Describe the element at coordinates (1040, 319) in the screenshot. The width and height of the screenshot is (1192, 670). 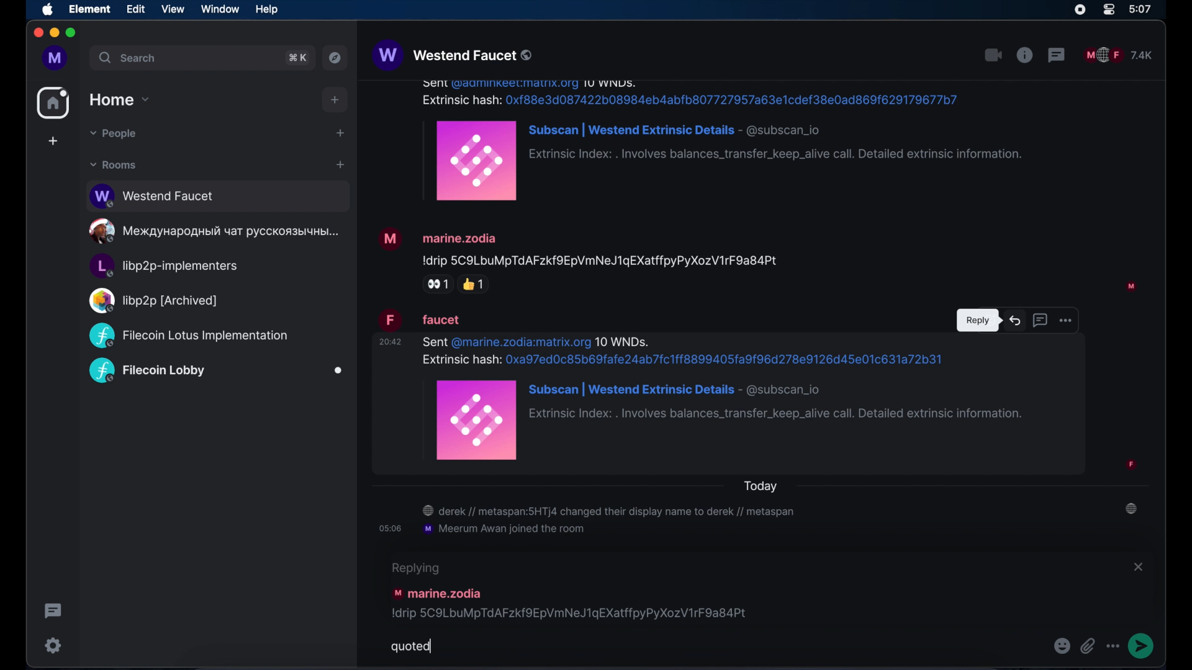
I see `reply in thread` at that location.